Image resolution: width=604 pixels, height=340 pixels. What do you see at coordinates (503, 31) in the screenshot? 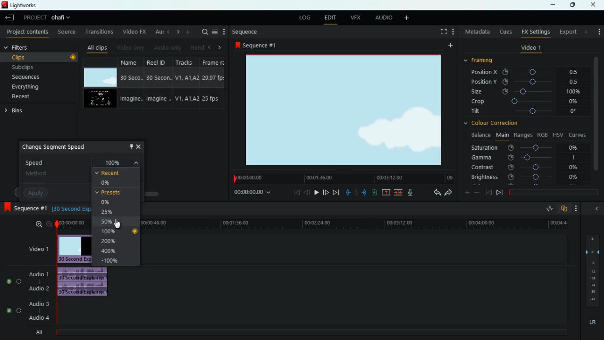
I see `cues` at bounding box center [503, 31].